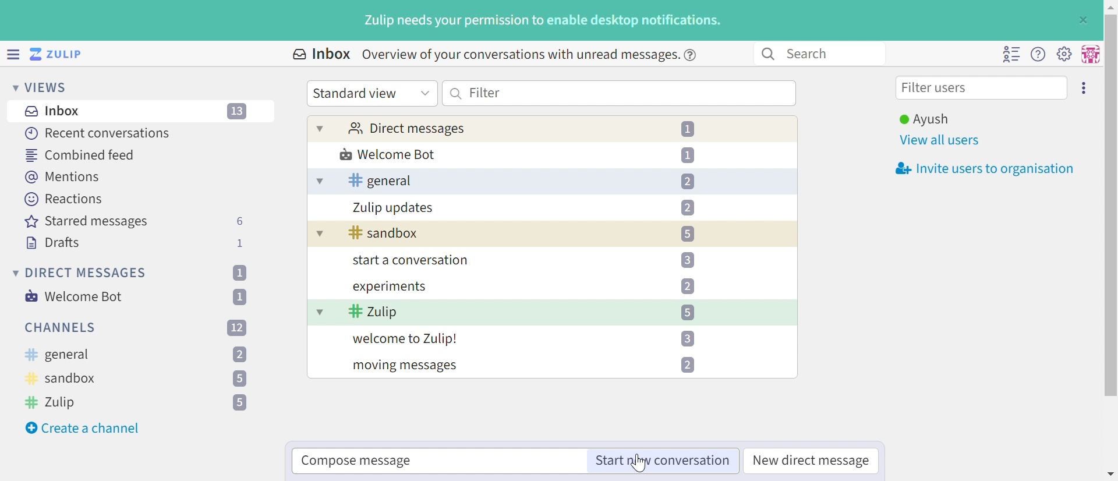 The height and width of the screenshot is (481, 1118). I want to click on Invite users to organisation, so click(1085, 87).